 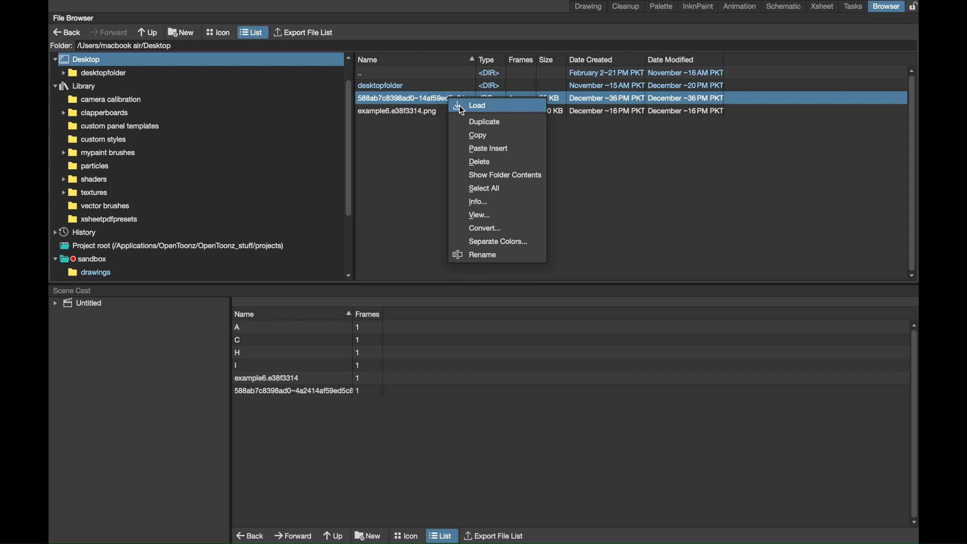 What do you see at coordinates (783, 6) in the screenshot?
I see `schematic` at bounding box center [783, 6].